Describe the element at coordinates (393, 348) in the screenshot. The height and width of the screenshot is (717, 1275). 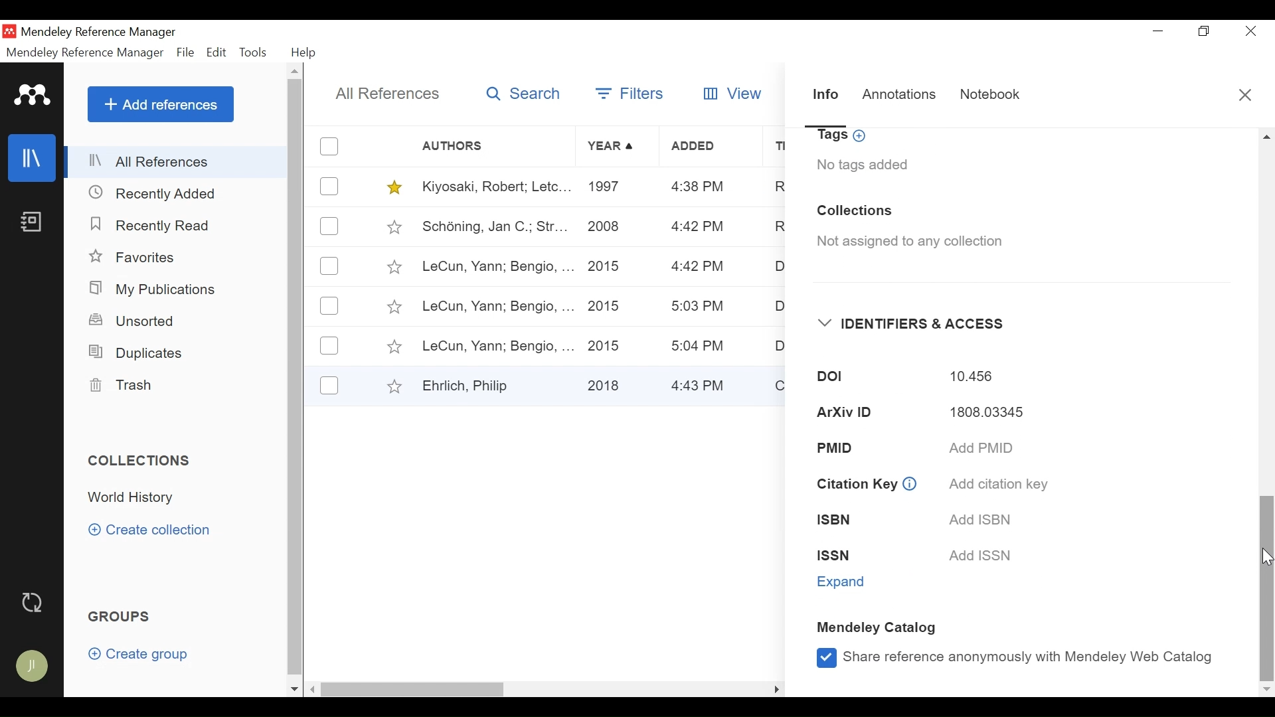
I see `(un)select favorite` at that location.